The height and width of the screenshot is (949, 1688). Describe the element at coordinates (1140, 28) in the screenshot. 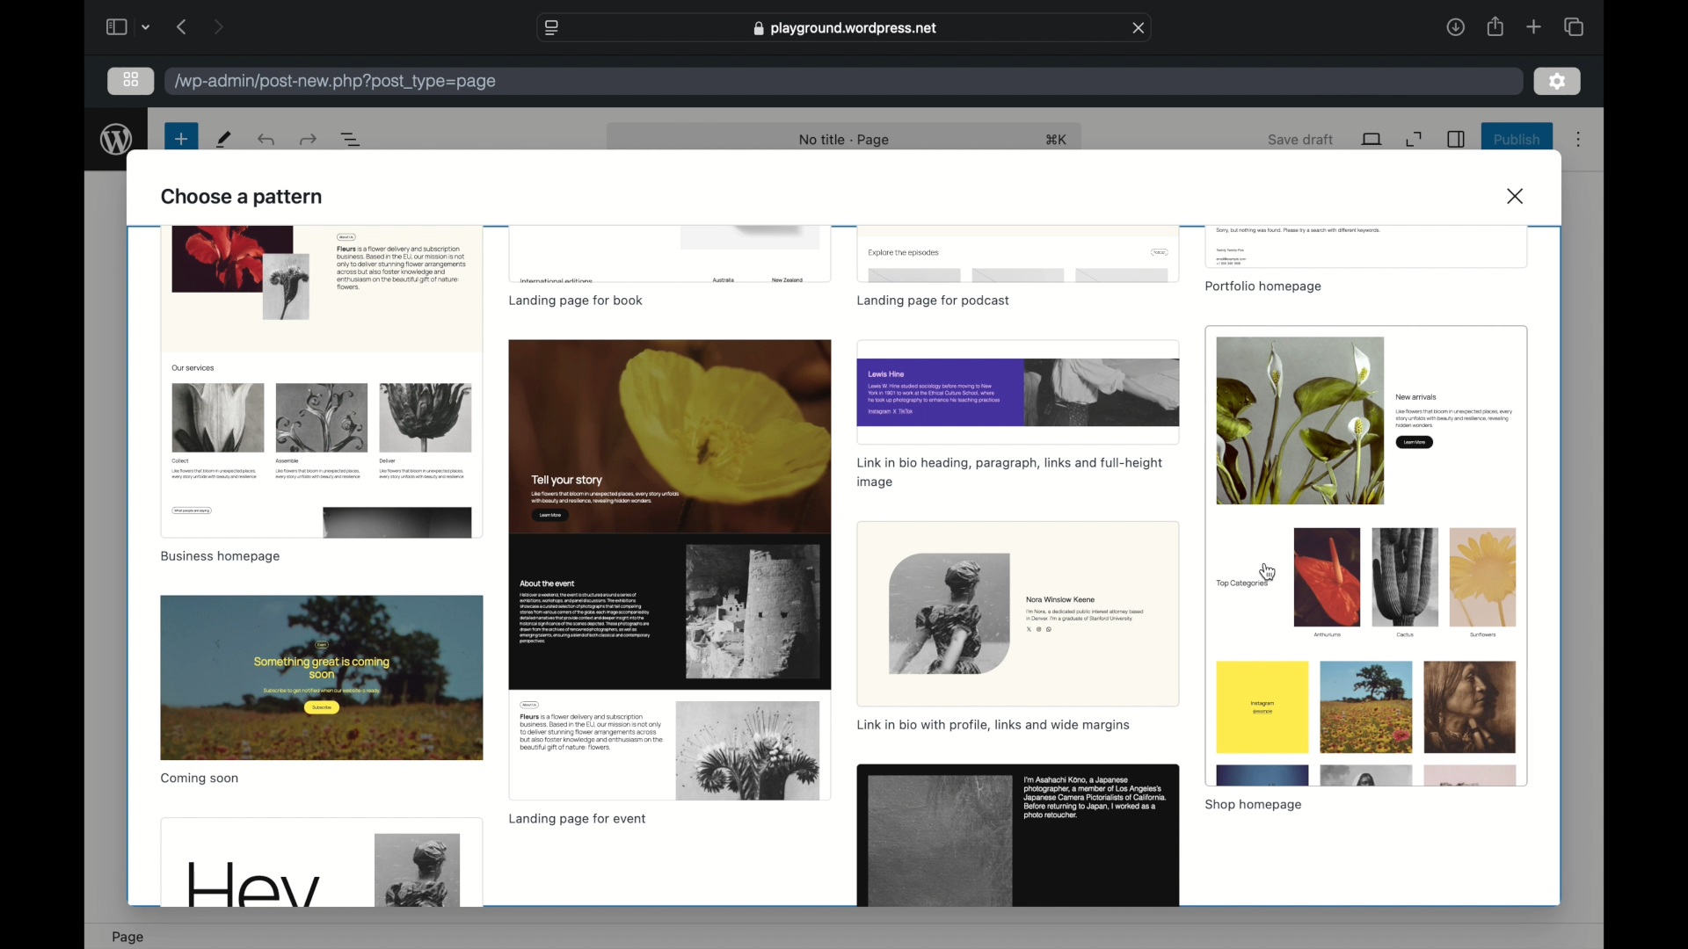

I see `close` at that location.